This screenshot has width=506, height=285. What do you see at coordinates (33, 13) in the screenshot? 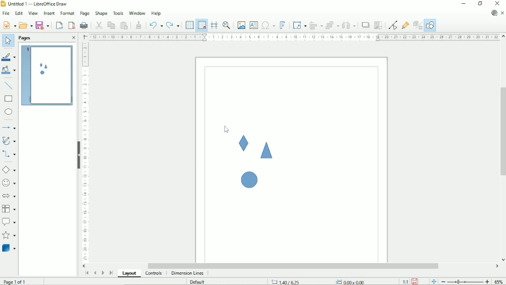
I see `View` at bounding box center [33, 13].